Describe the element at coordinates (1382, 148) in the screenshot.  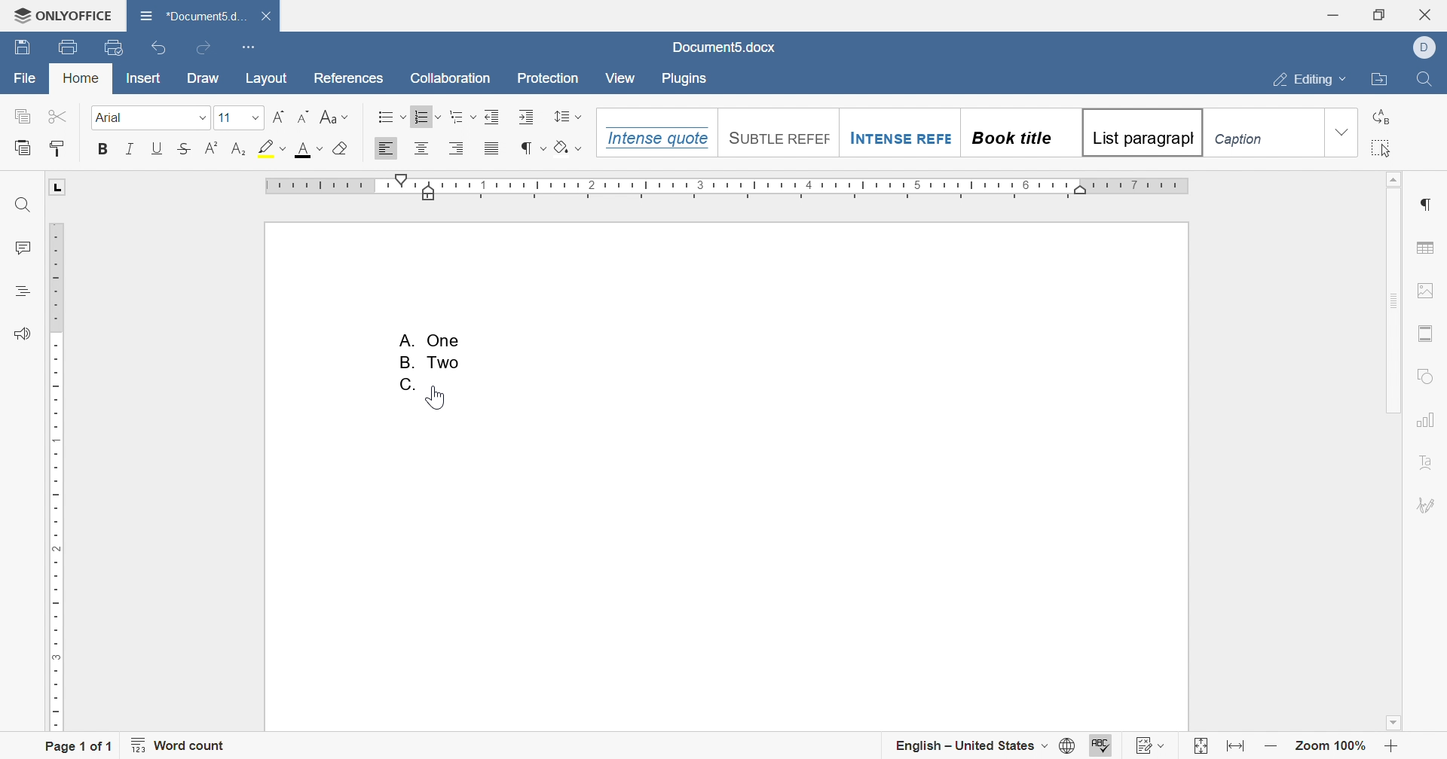
I see `select all` at that location.